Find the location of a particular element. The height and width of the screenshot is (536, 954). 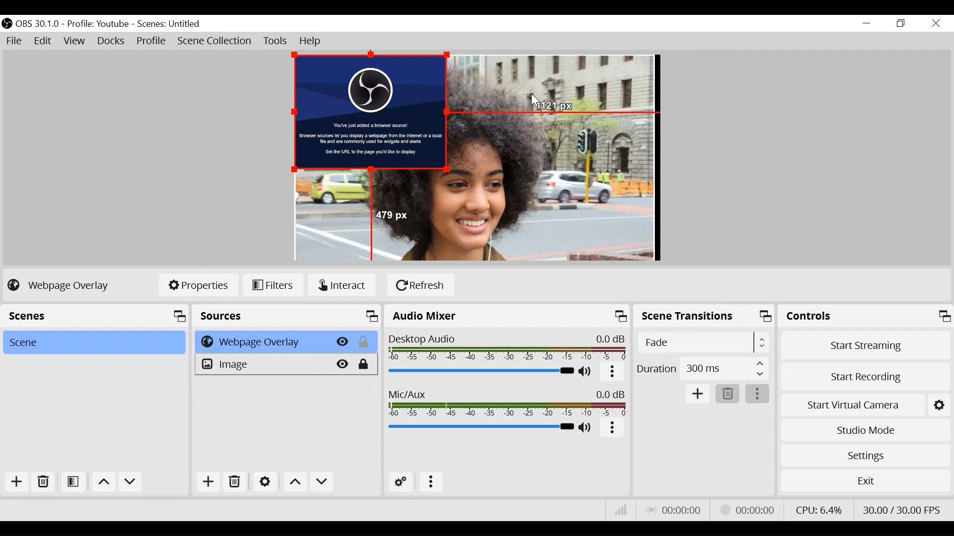

OBS Studio Desktop Icon is located at coordinates (8, 24).